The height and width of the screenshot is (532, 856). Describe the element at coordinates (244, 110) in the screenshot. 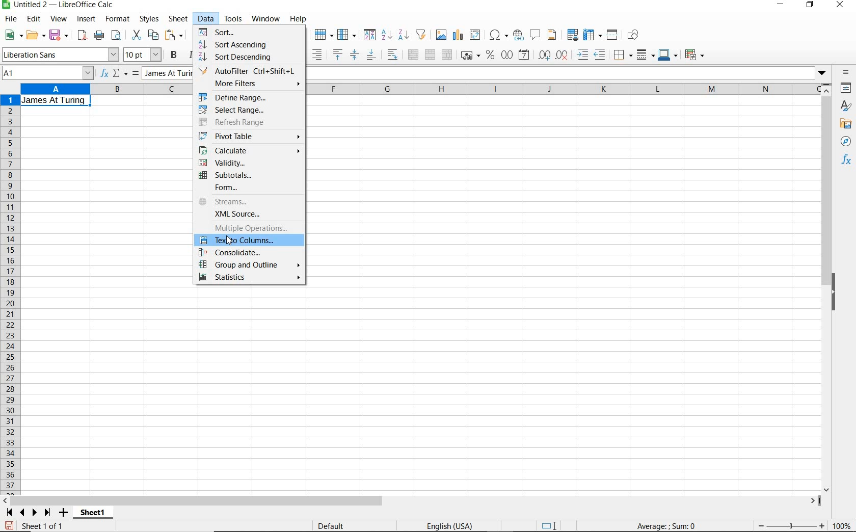

I see `select range` at that location.